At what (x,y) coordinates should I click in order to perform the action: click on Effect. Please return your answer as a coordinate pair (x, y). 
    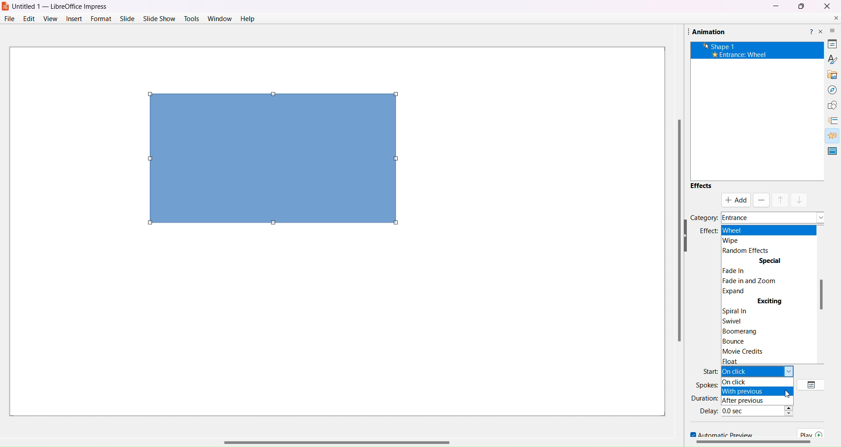
    Looking at the image, I should click on (705, 235).